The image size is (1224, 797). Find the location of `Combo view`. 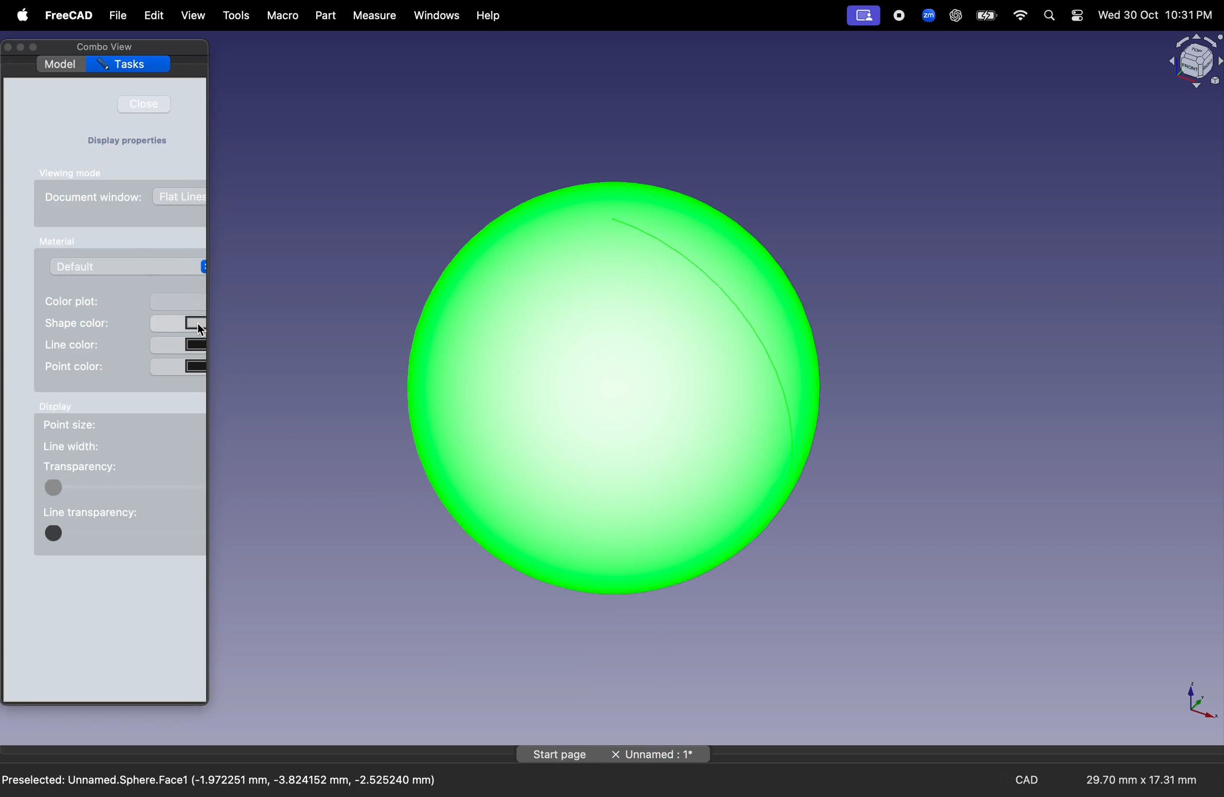

Combo view is located at coordinates (102, 47).